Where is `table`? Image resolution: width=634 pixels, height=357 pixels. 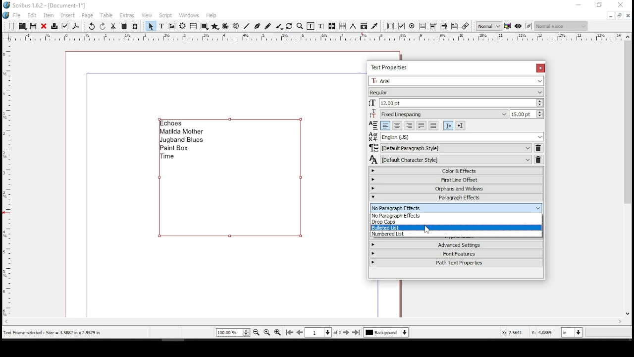 table is located at coordinates (193, 26).